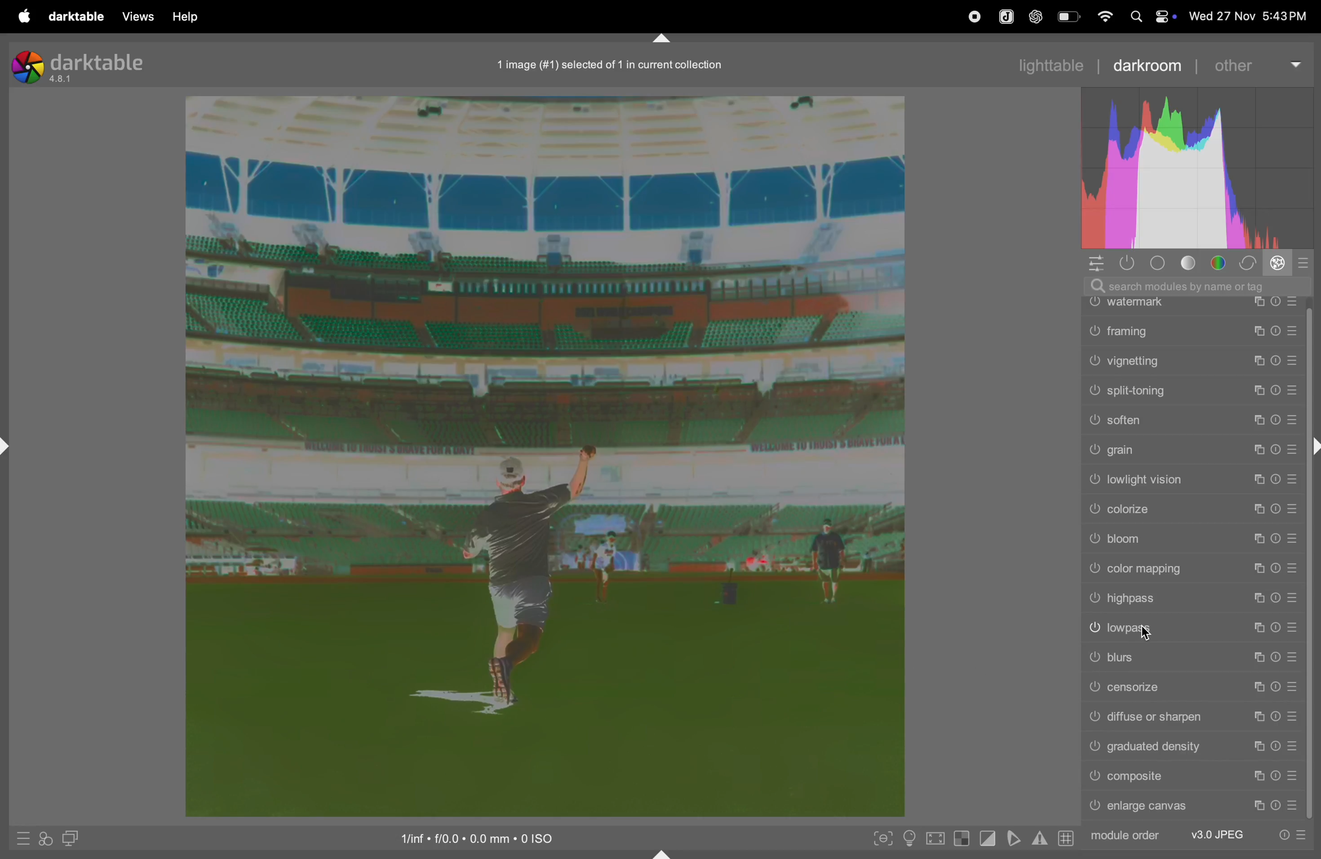  I want to click on quick acess for applying styles, so click(45, 838).